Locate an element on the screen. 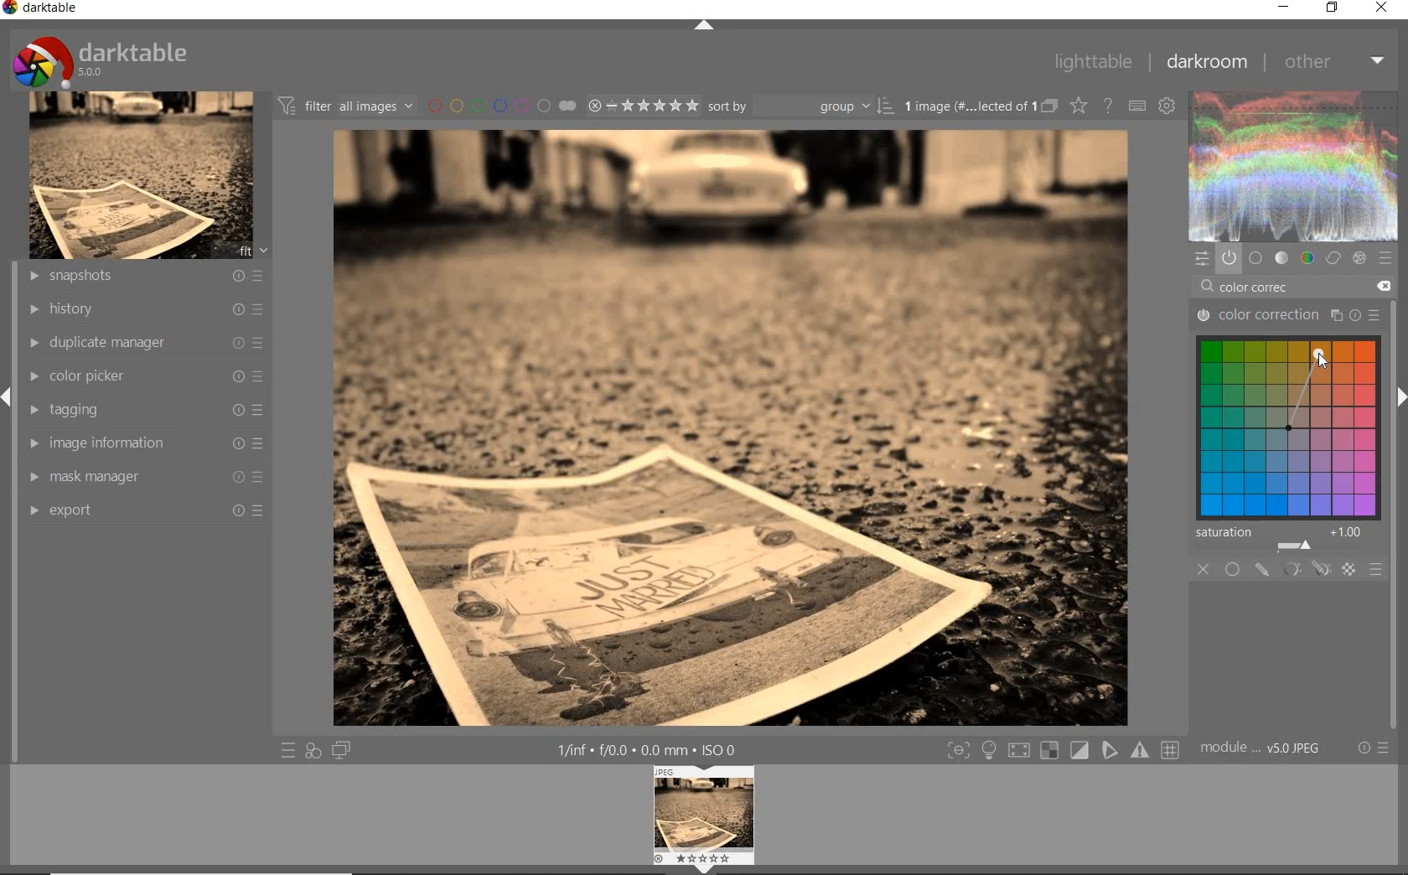 The height and width of the screenshot is (875, 1408). display a second darkroom image window is located at coordinates (340, 750).